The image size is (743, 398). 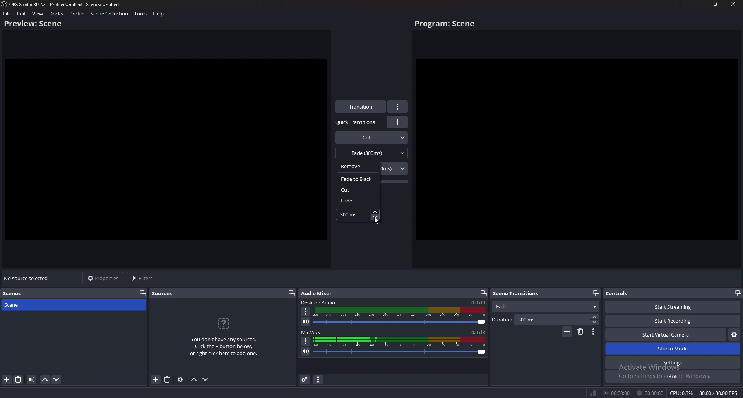 I want to click on Start virtual camera, so click(x=666, y=335).